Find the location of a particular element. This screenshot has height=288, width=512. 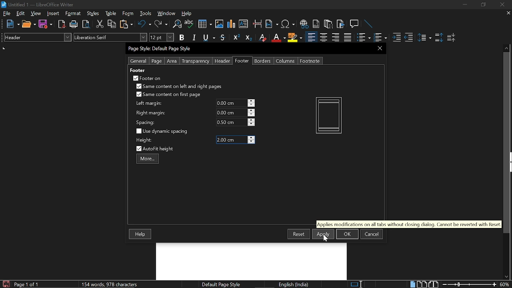

Same content on first page is located at coordinates (169, 95).